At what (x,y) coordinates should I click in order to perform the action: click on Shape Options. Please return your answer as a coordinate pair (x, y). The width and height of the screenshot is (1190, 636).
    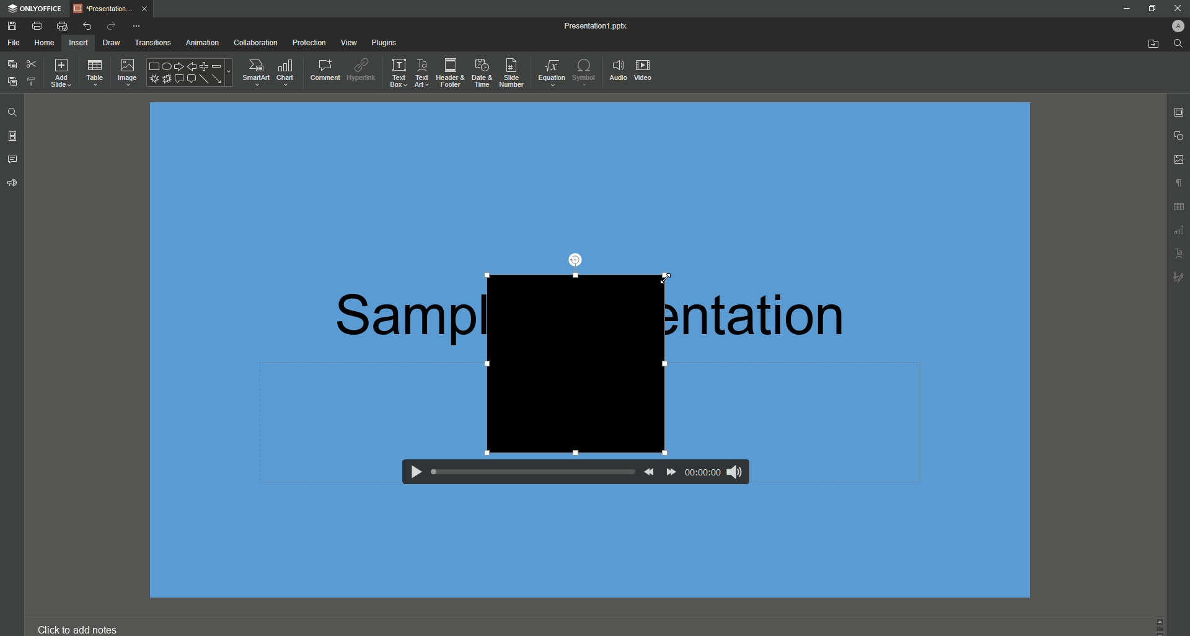
    Looking at the image, I should click on (189, 73).